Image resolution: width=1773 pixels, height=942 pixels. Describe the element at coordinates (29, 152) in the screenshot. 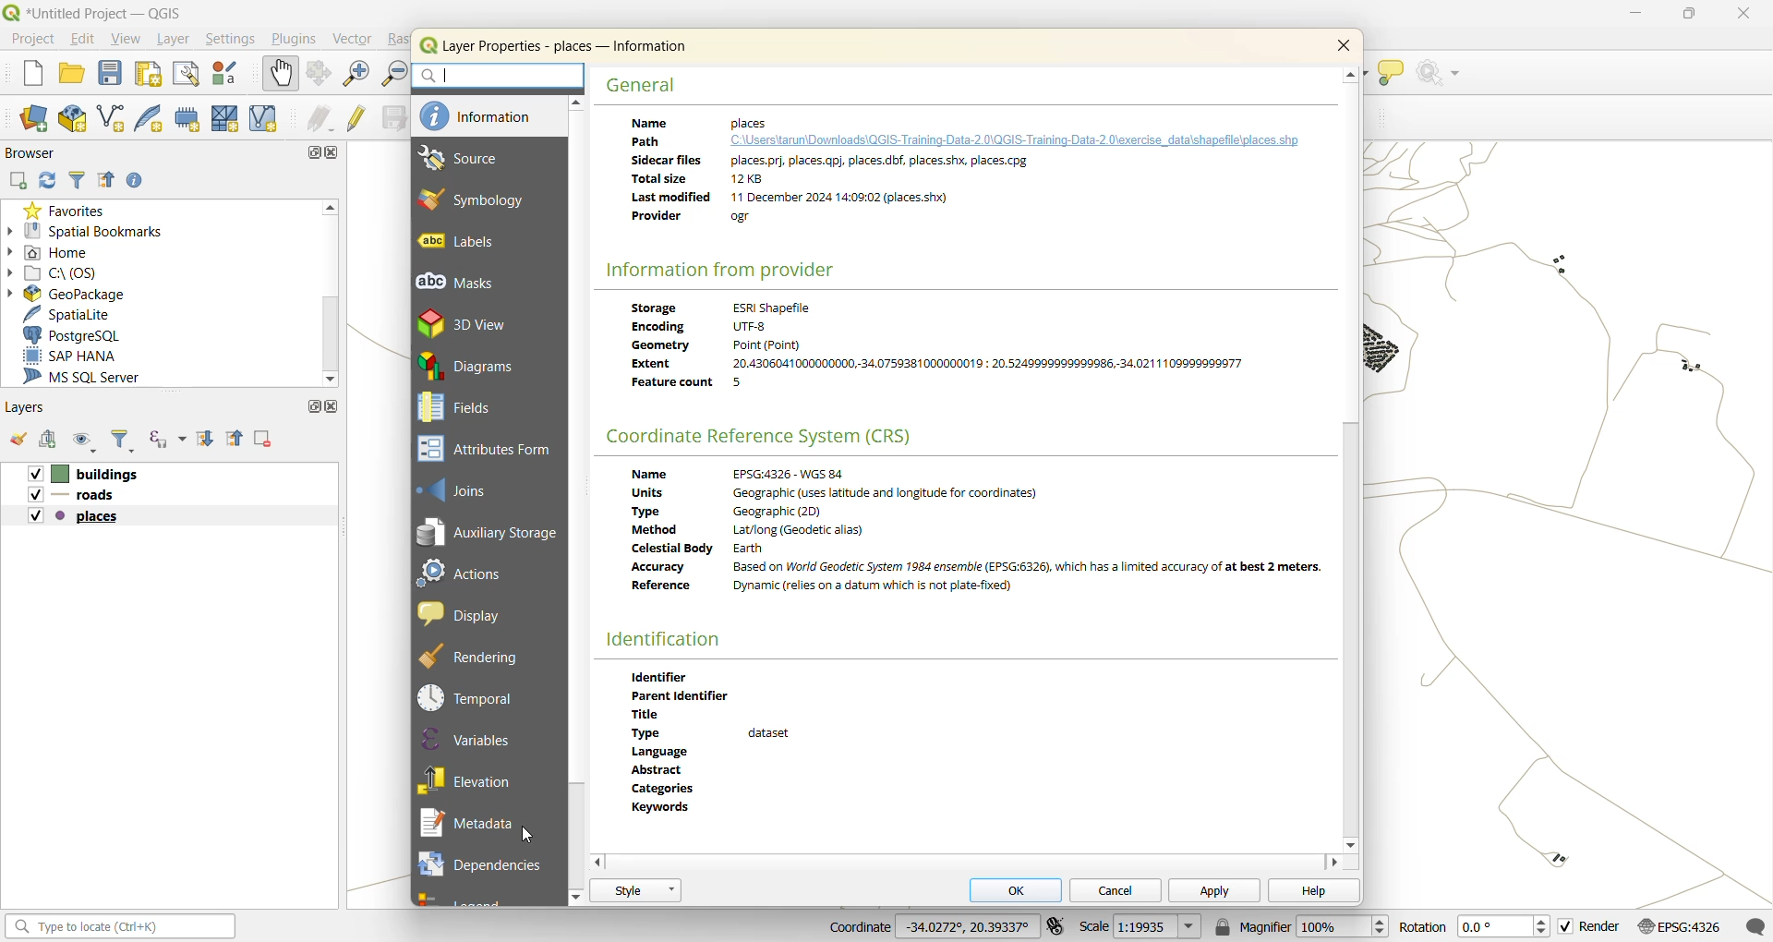

I see `browser` at that location.